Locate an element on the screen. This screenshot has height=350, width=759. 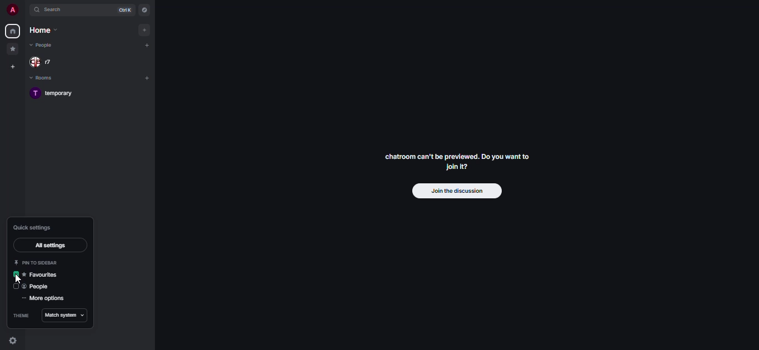
theme is located at coordinates (21, 316).